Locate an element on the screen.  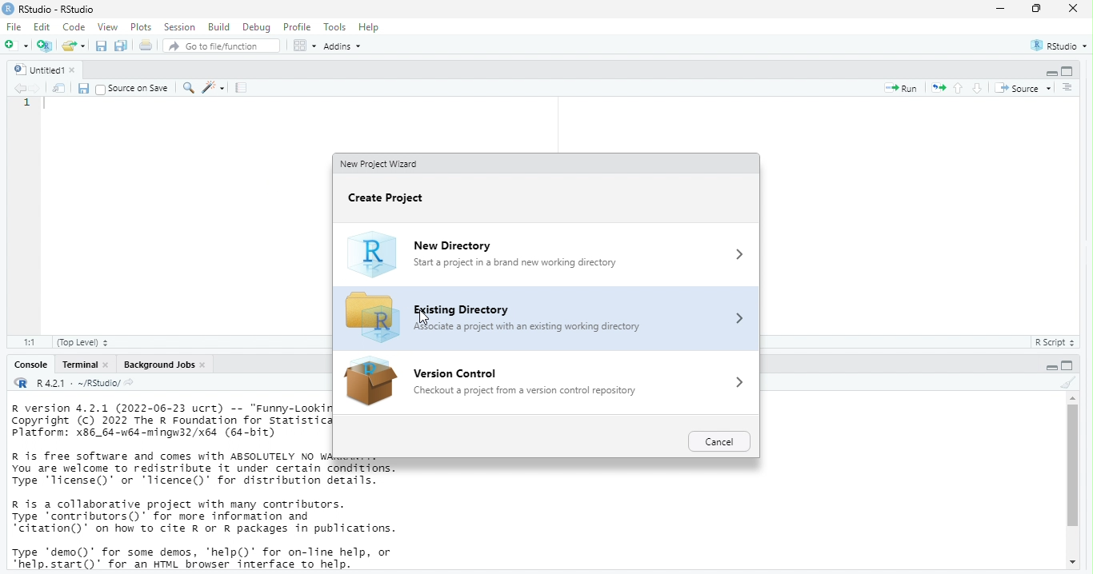
run the current line or selection is located at coordinates (903, 89).